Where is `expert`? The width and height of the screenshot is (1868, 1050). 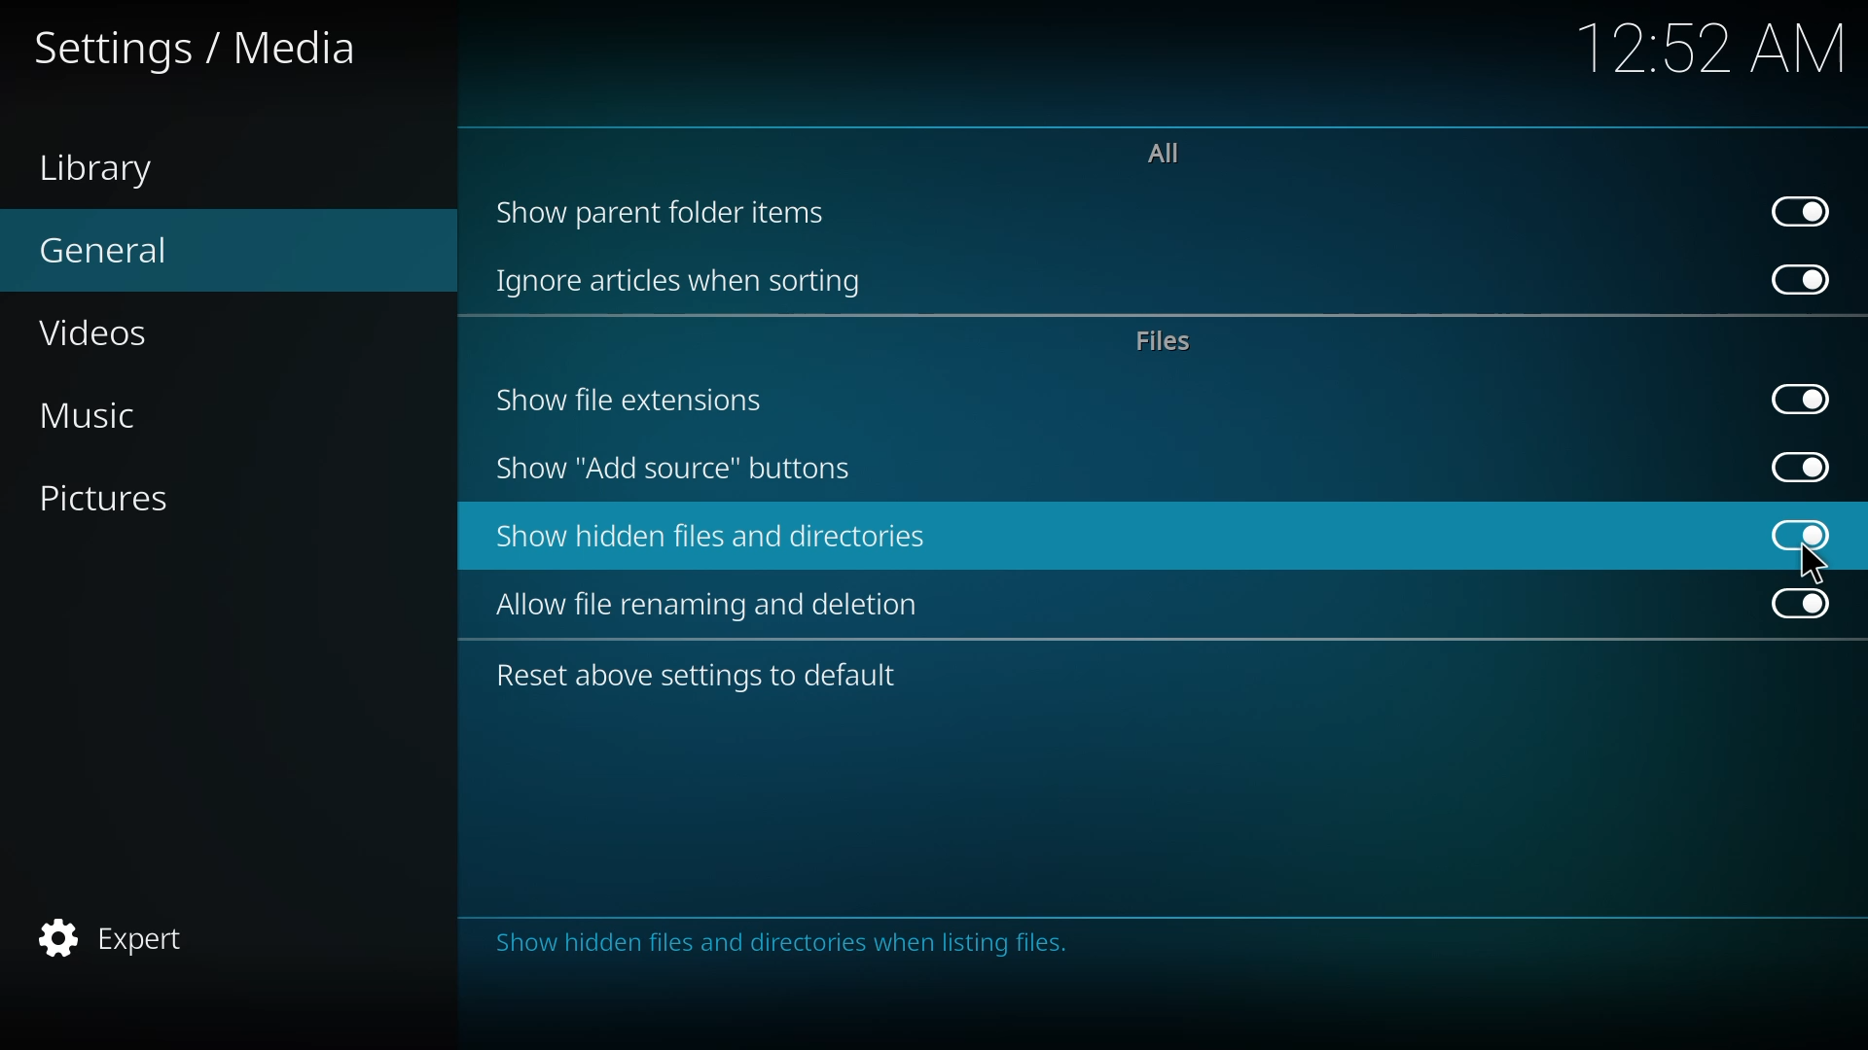 expert is located at coordinates (121, 935).